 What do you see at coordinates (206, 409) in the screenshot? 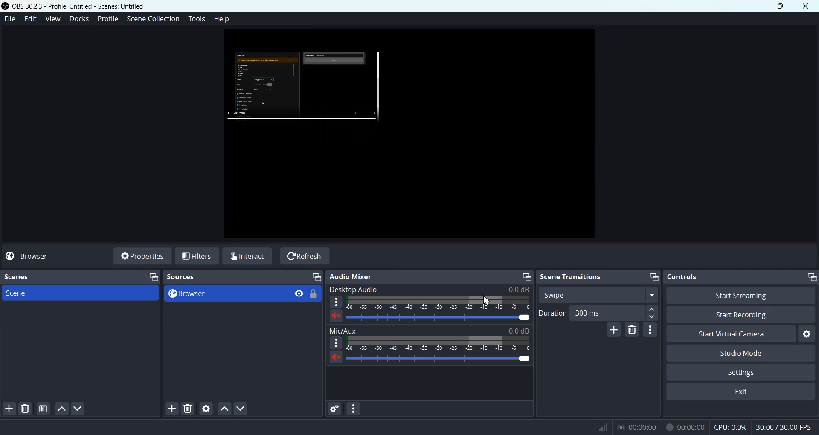
I see `Open source Properties` at bounding box center [206, 409].